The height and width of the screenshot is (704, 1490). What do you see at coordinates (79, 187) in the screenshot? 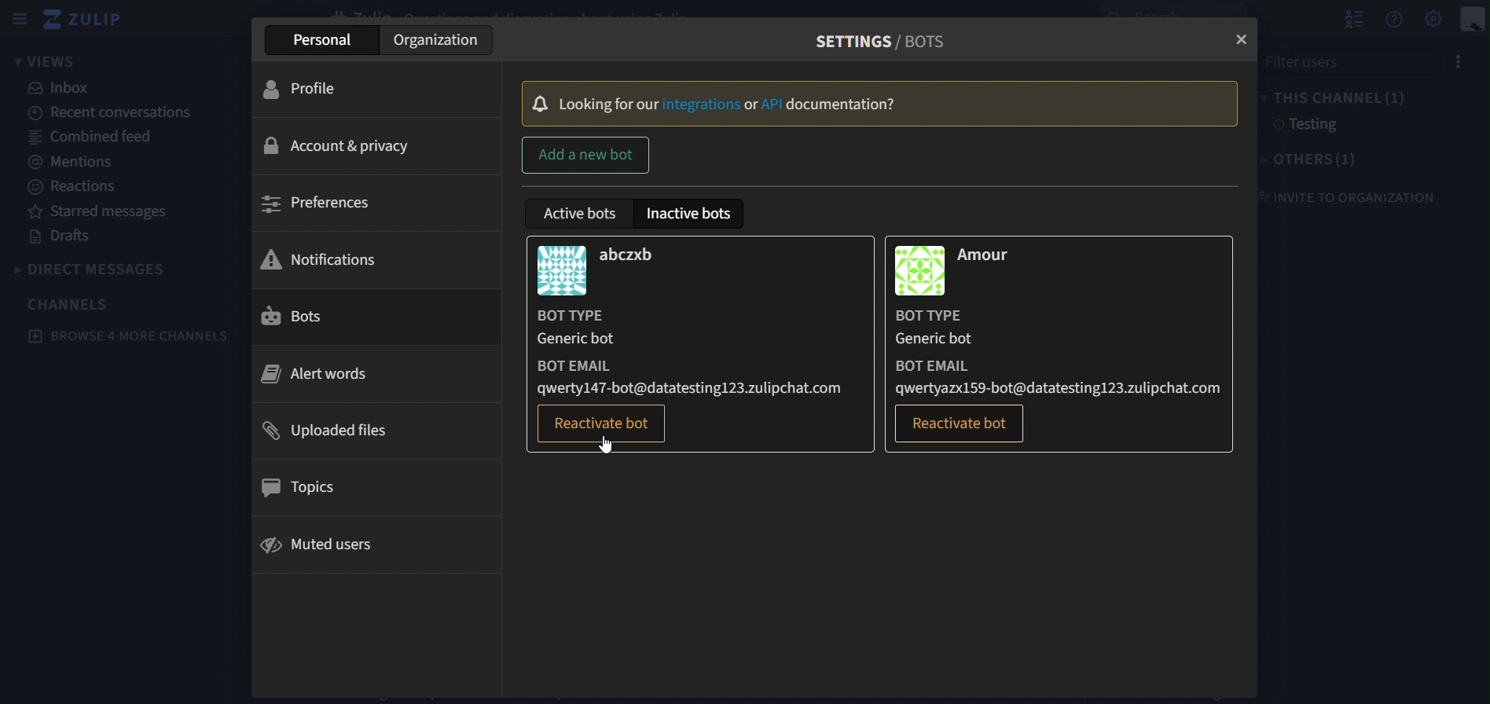
I see `reactions` at bounding box center [79, 187].